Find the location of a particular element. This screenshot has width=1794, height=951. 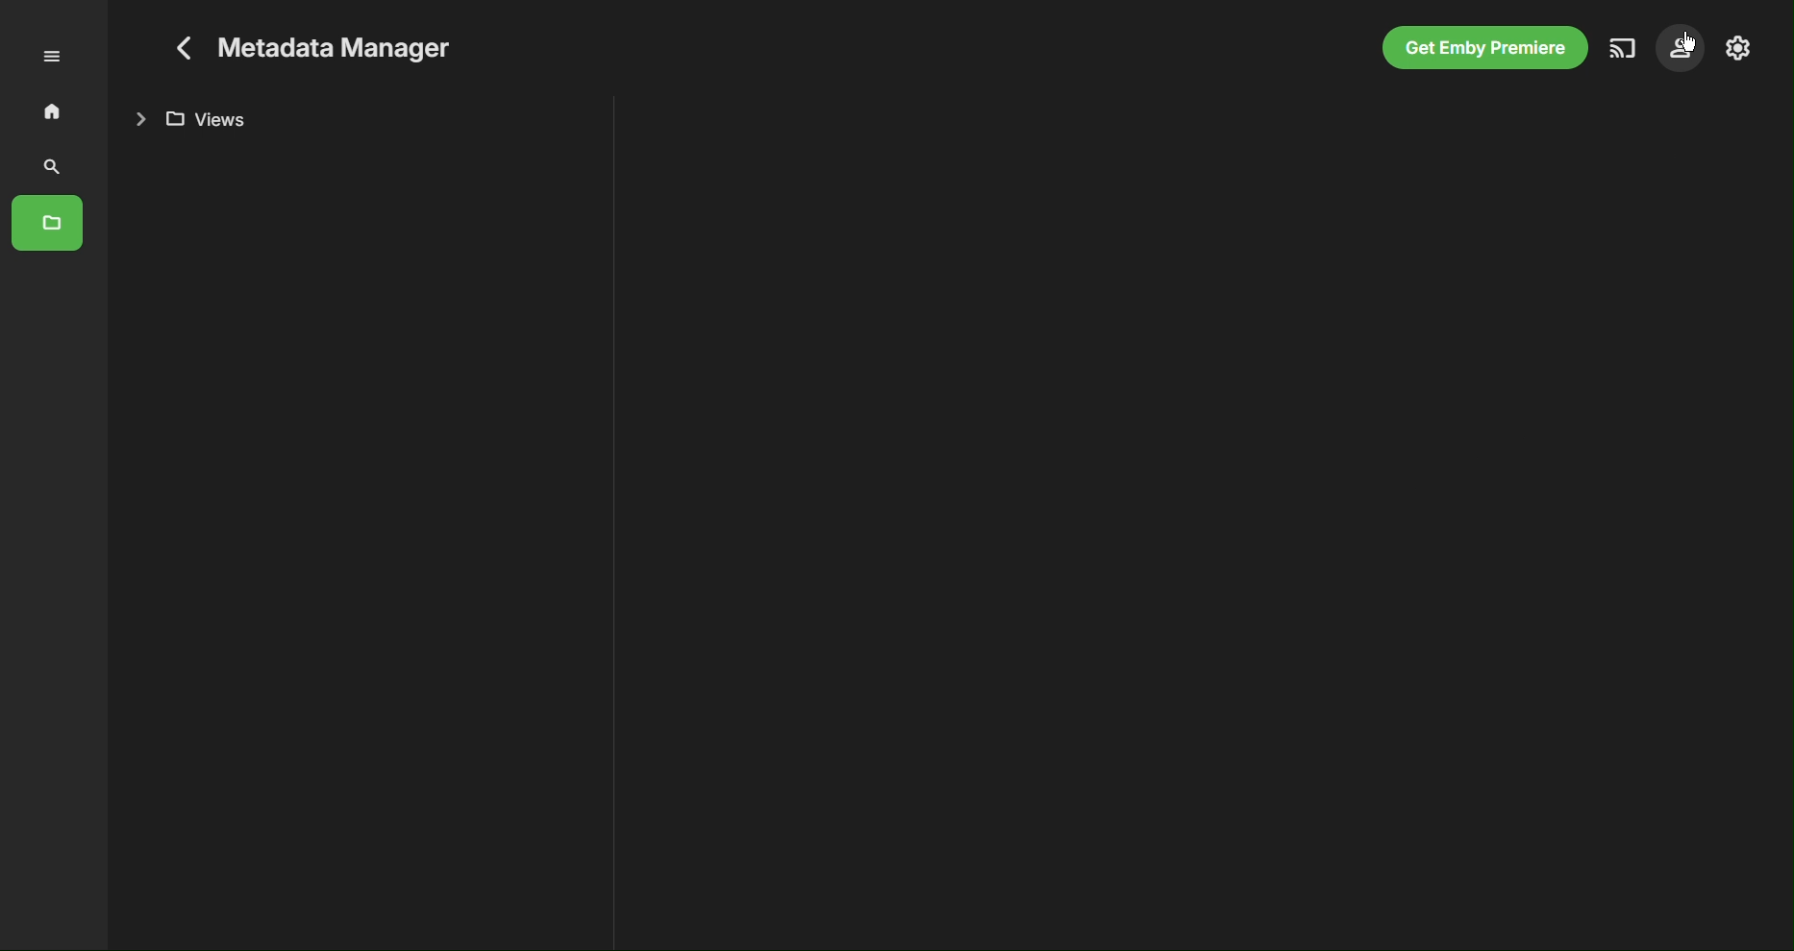

Account is located at coordinates (1683, 49).